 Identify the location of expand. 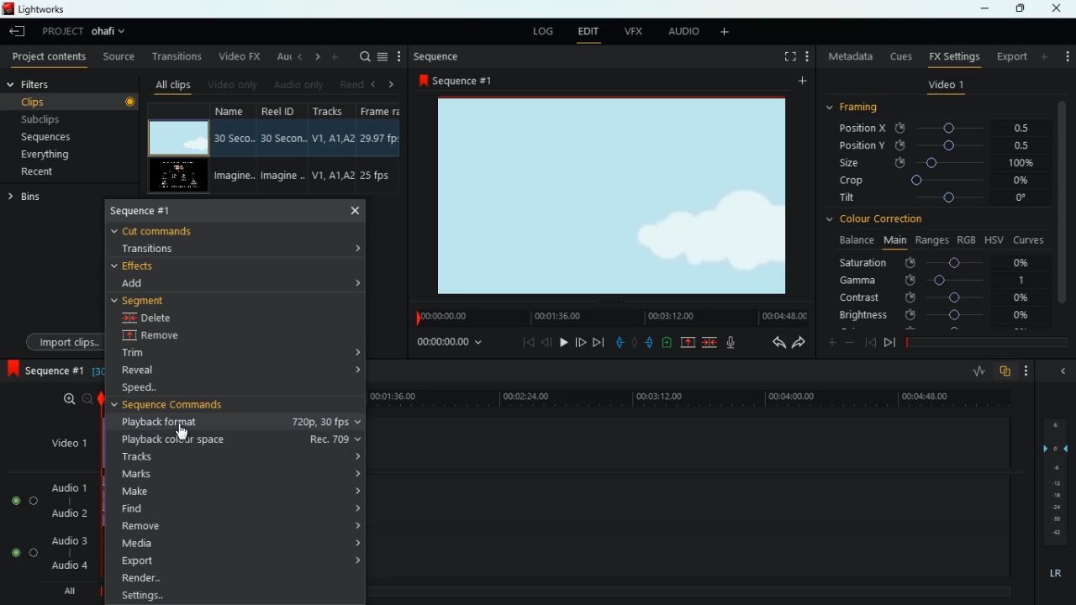
(355, 246).